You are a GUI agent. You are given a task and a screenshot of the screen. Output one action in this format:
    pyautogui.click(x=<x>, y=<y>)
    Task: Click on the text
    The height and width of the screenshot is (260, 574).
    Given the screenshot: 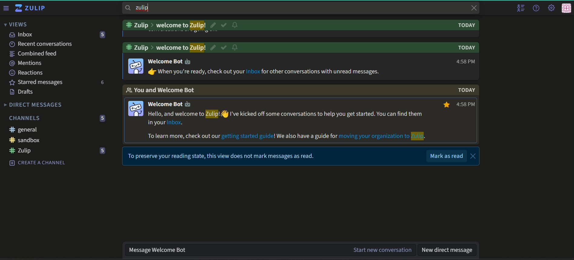 What is the action you would take?
    pyautogui.click(x=160, y=90)
    